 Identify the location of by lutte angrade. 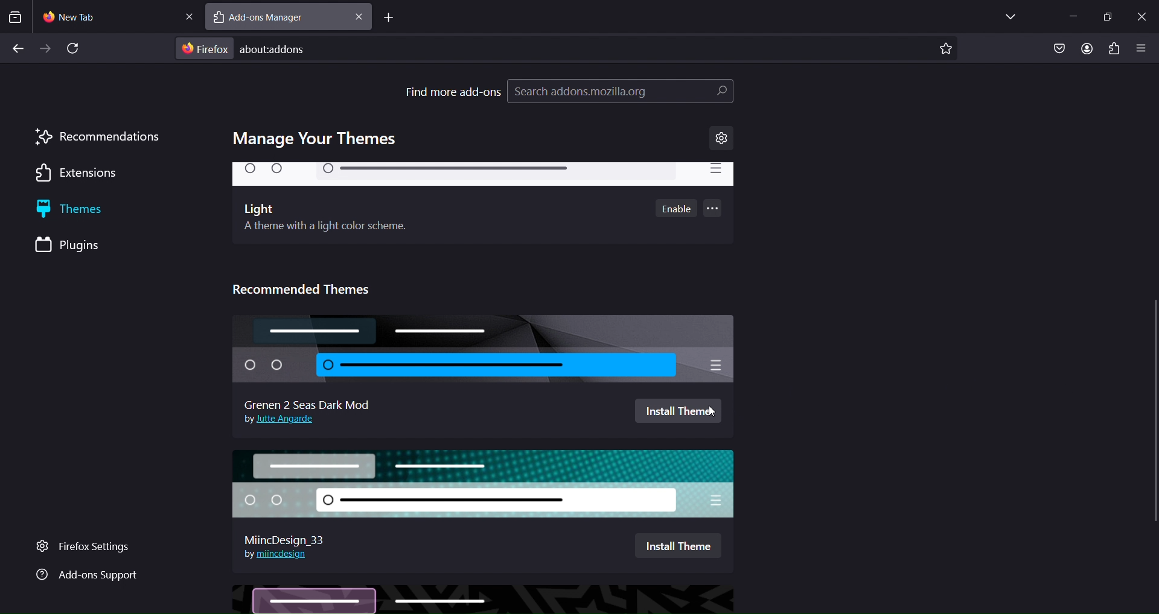
(283, 420).